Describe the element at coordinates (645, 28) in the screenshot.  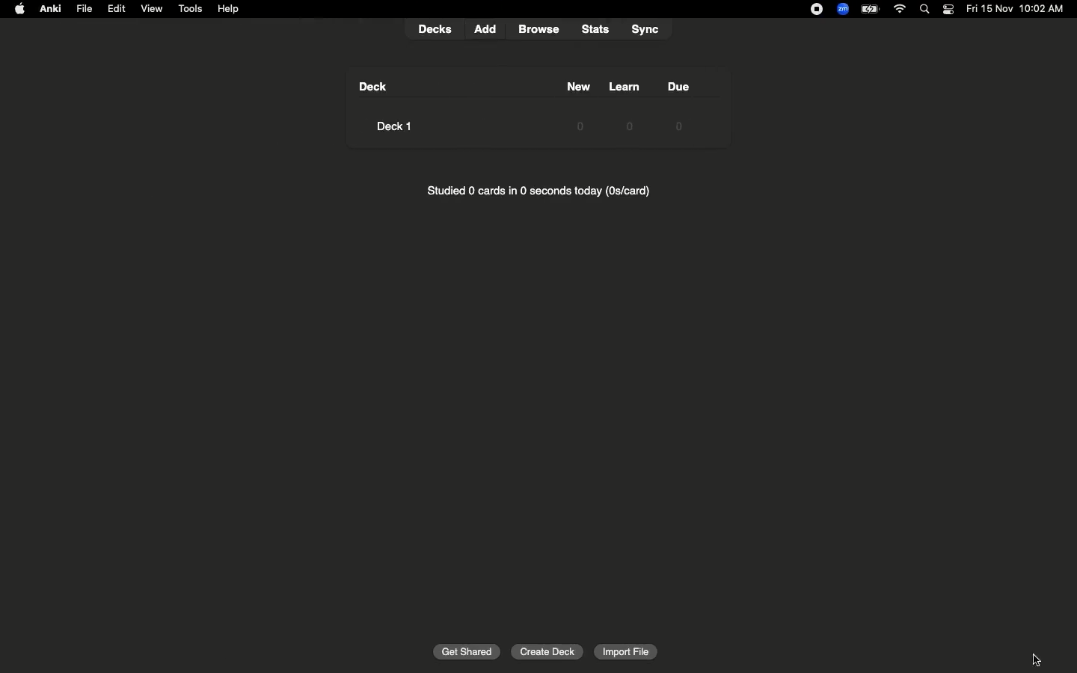
I see `Sync` at that location.